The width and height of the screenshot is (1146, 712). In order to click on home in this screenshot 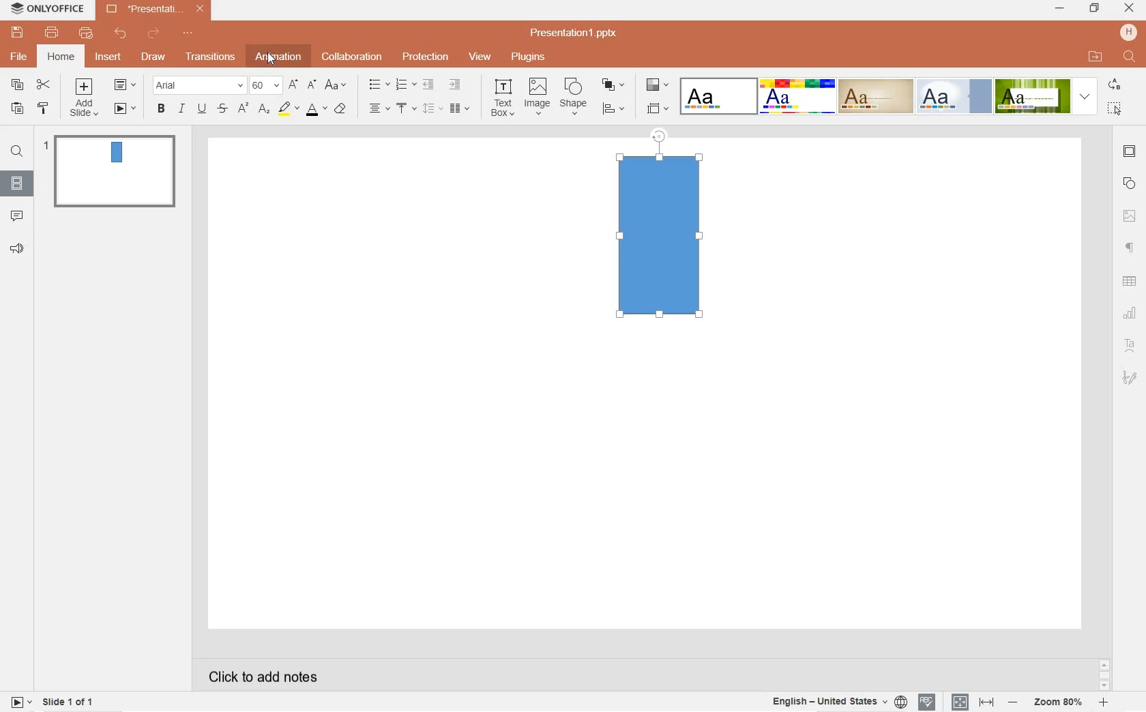, I will do `click(61, 57)`.